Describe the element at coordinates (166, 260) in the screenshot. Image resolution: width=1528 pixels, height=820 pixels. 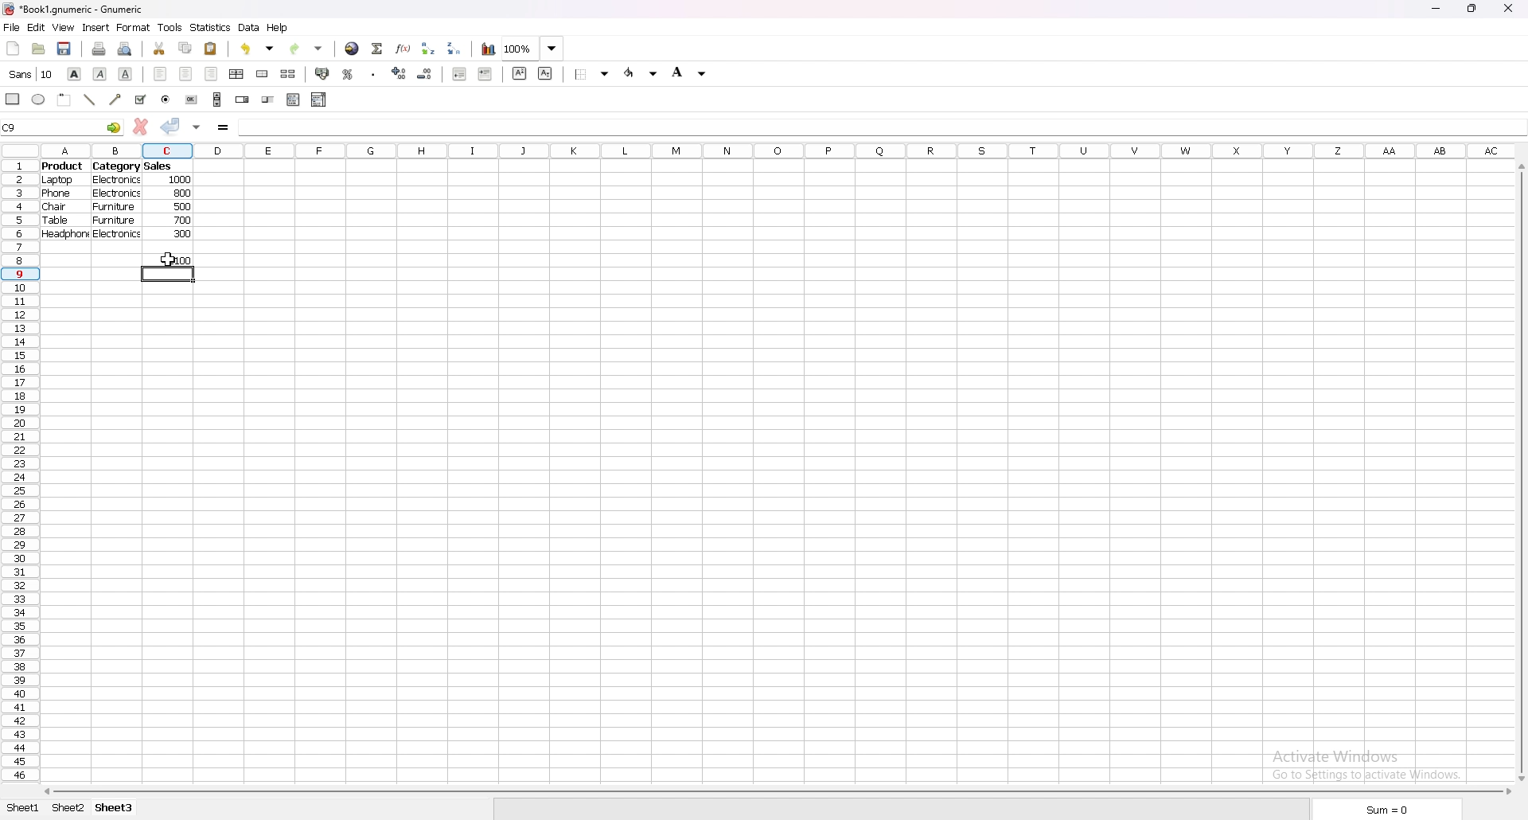
I see `cursor` at that location.